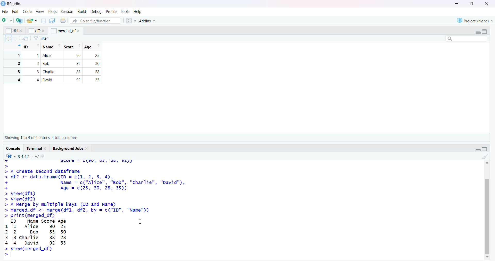  What do you see at coordinates (21, 31) in the screenshot?
I see `close` at bounding box center [21, 31].